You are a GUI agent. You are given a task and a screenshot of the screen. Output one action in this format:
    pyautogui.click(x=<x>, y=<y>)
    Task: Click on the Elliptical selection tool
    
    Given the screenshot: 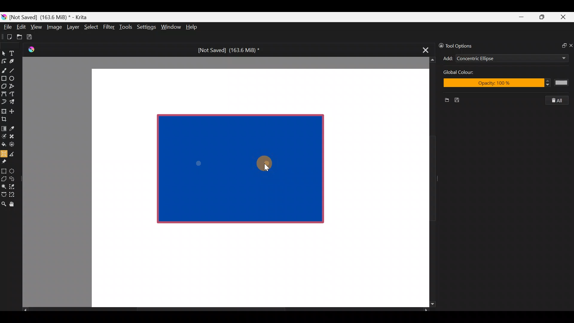 What is the action you would take?
    pyautogui.click(x=14, y=170)
    